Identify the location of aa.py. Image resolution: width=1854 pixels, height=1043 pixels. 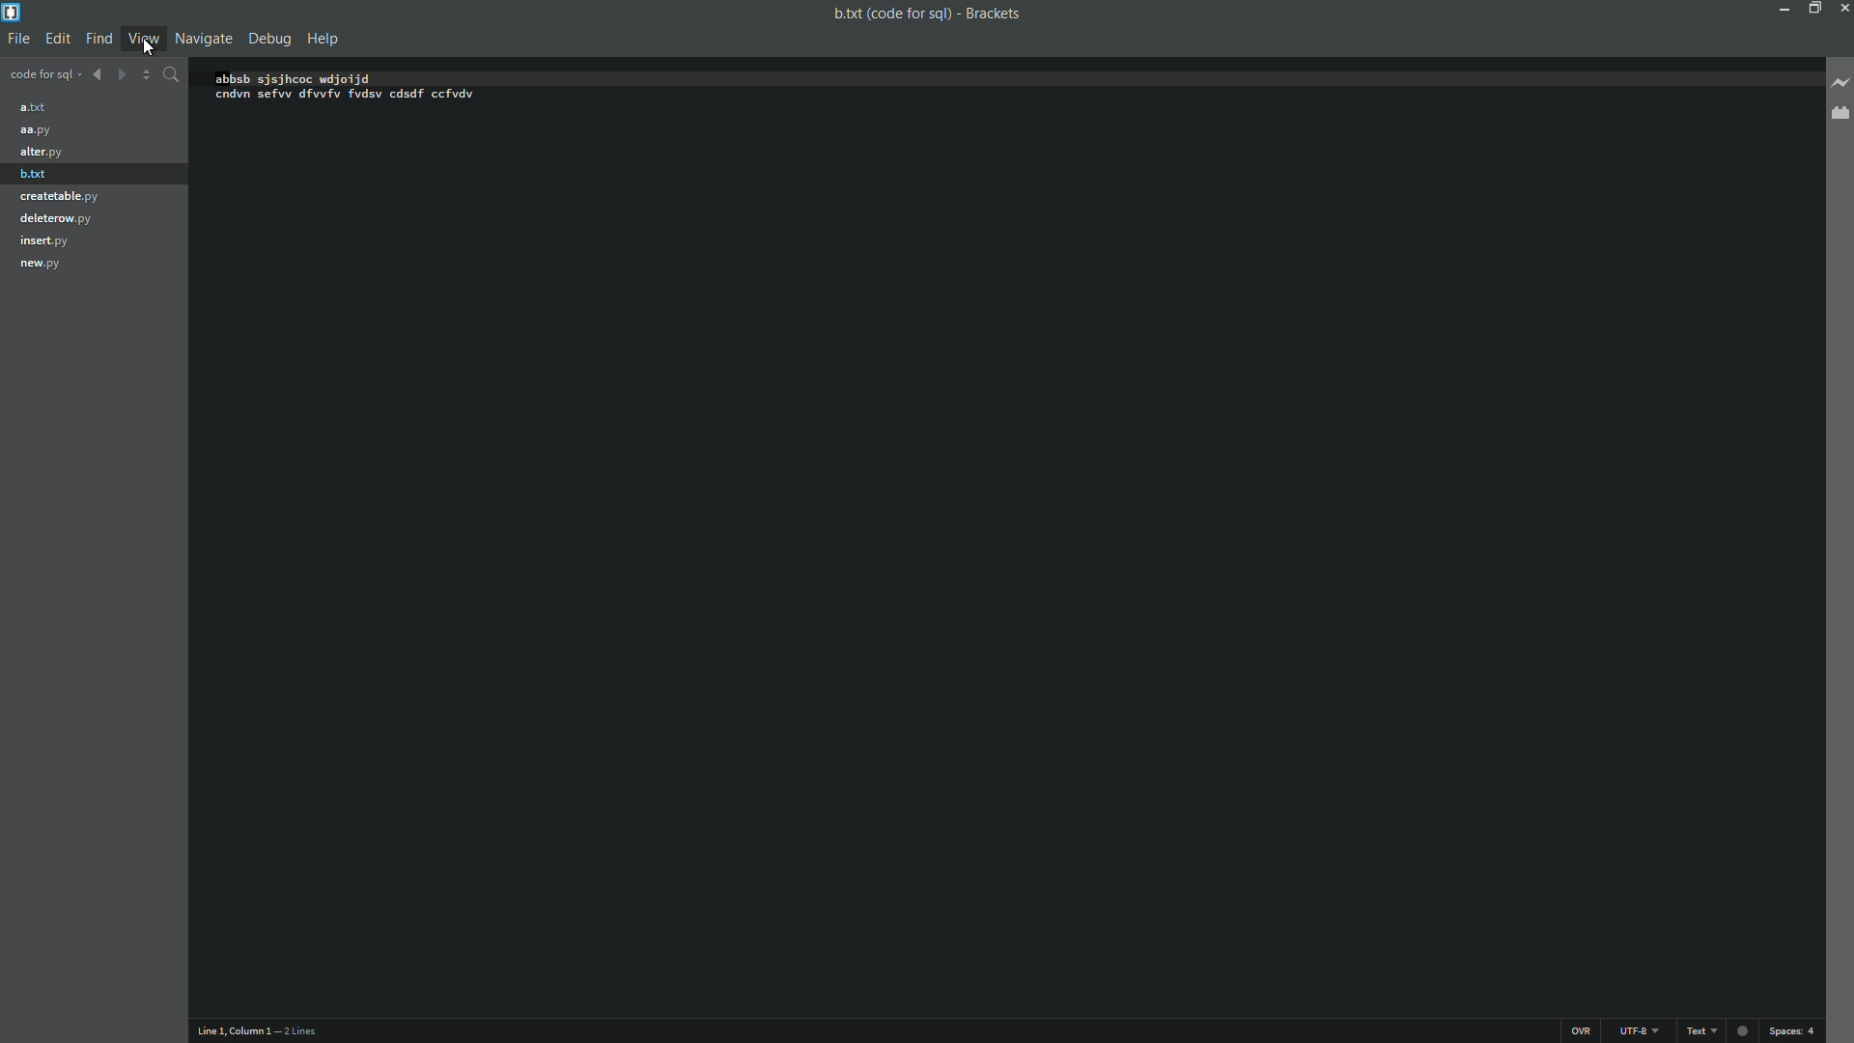
(36, 129).